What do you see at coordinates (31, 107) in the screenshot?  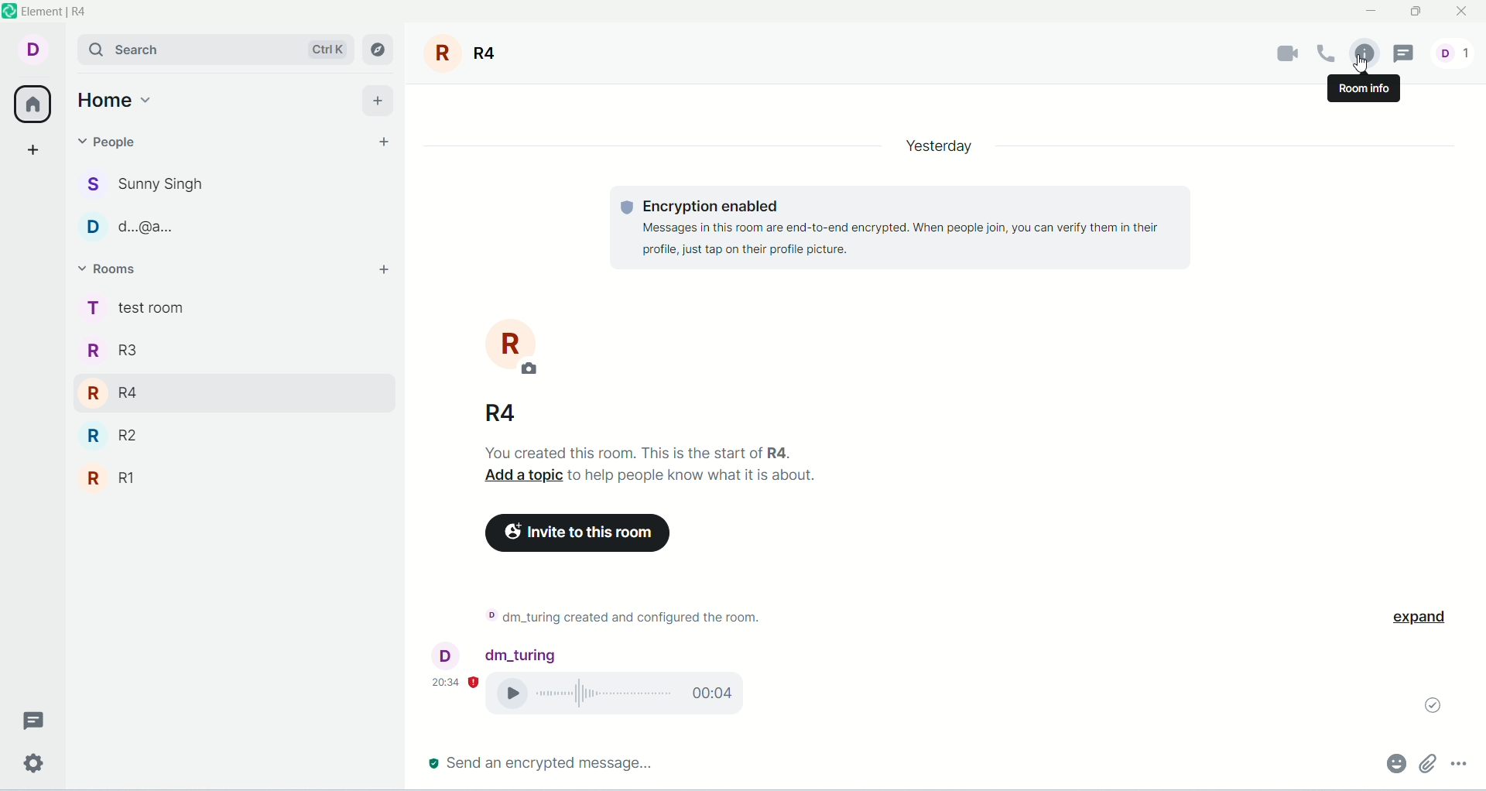 I see `all rooms` at bounding box center [31, 107].